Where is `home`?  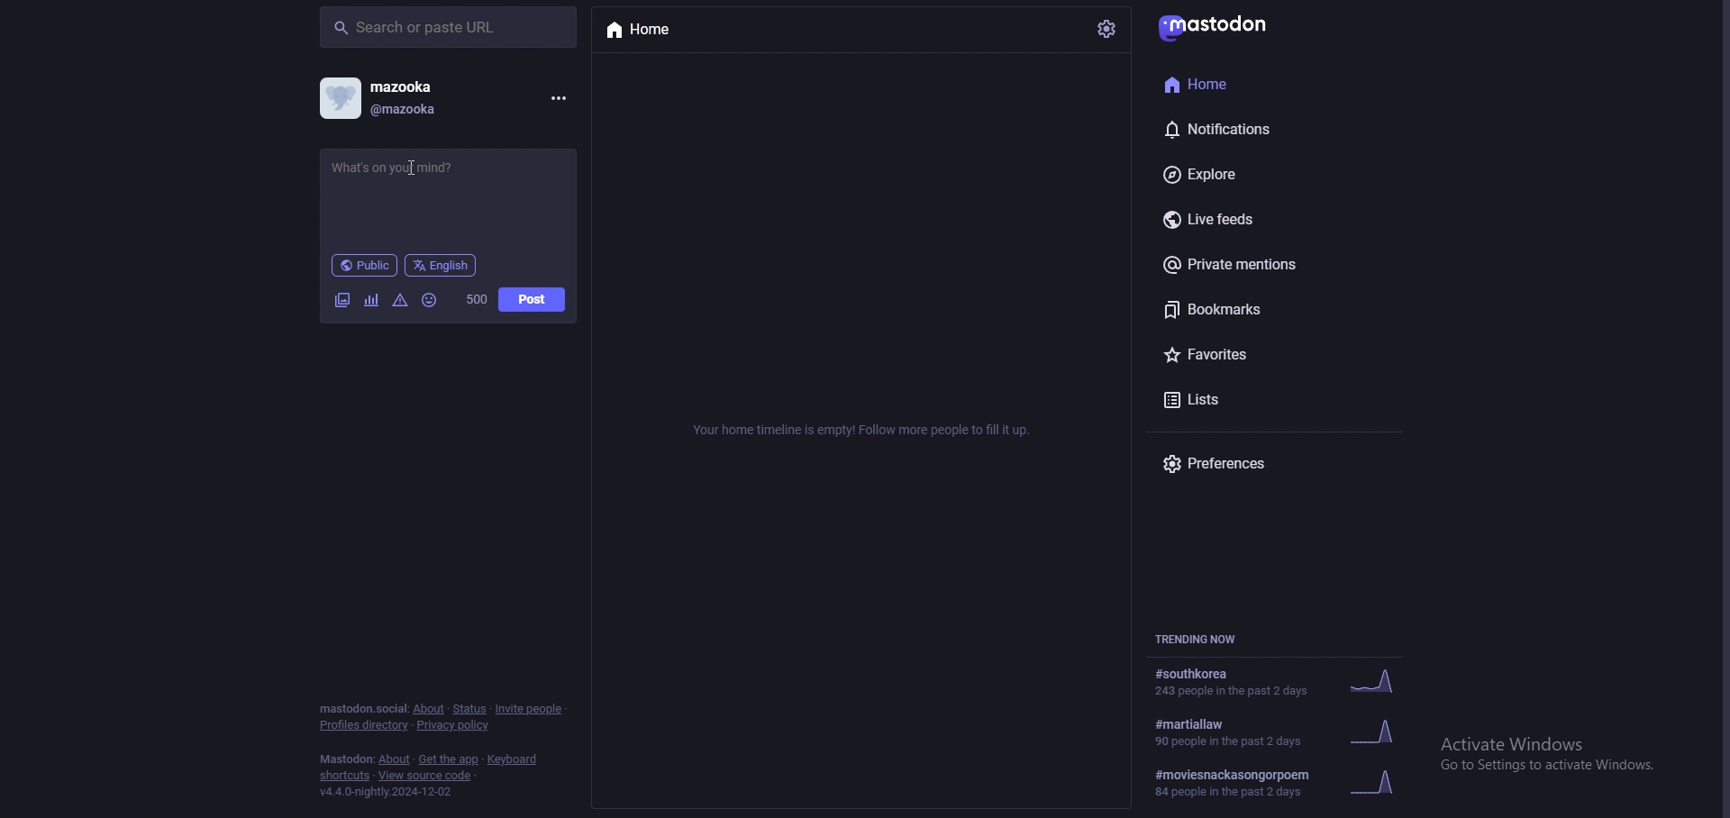 home is located at coordinates (1242, 86).